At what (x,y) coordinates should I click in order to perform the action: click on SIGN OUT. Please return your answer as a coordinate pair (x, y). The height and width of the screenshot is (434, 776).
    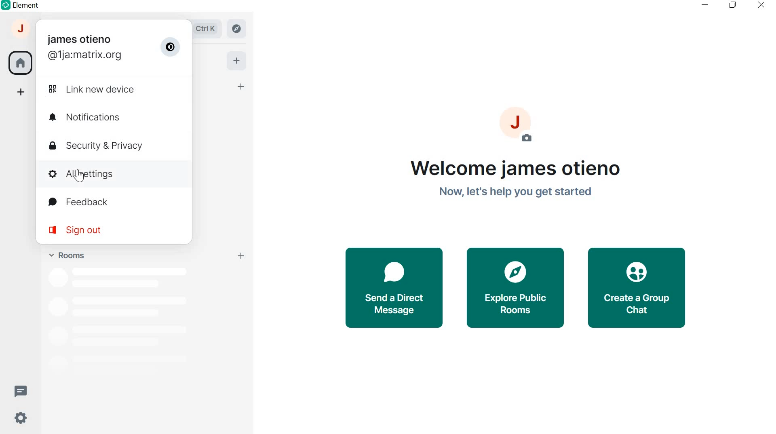
    Looking at the image, I should click on (109, 230).